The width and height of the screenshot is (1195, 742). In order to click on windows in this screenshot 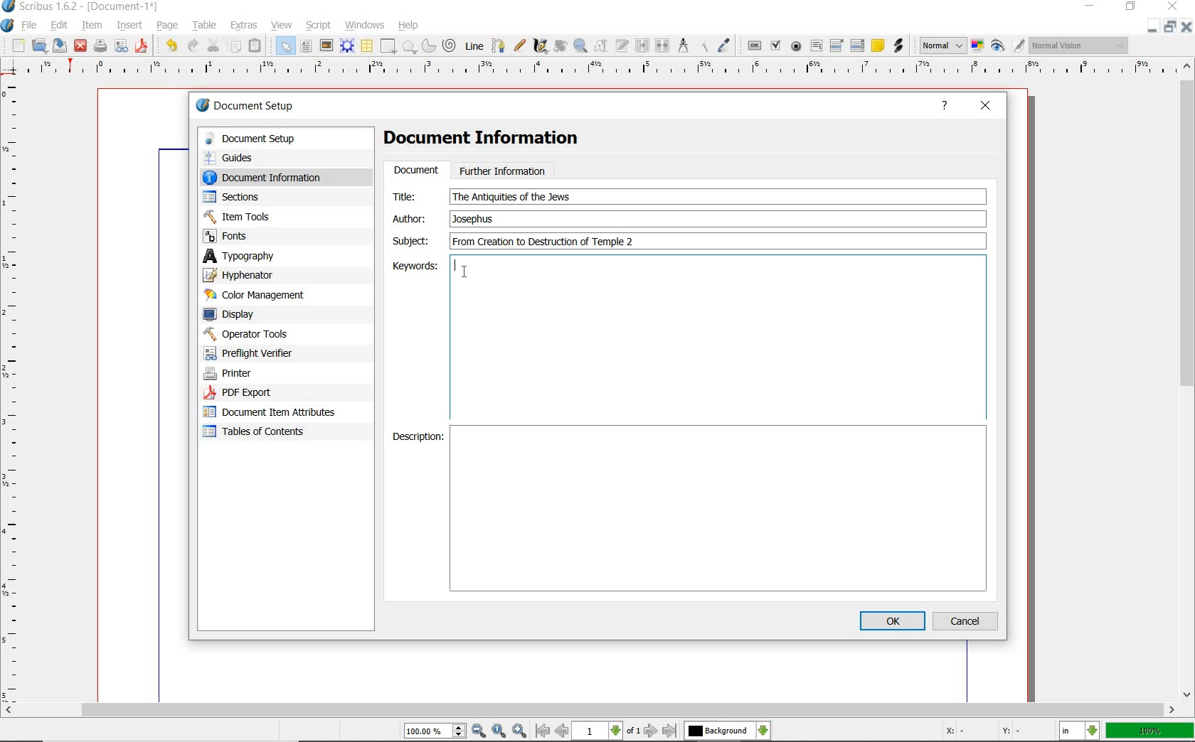, I will do `click(366, 26)`.